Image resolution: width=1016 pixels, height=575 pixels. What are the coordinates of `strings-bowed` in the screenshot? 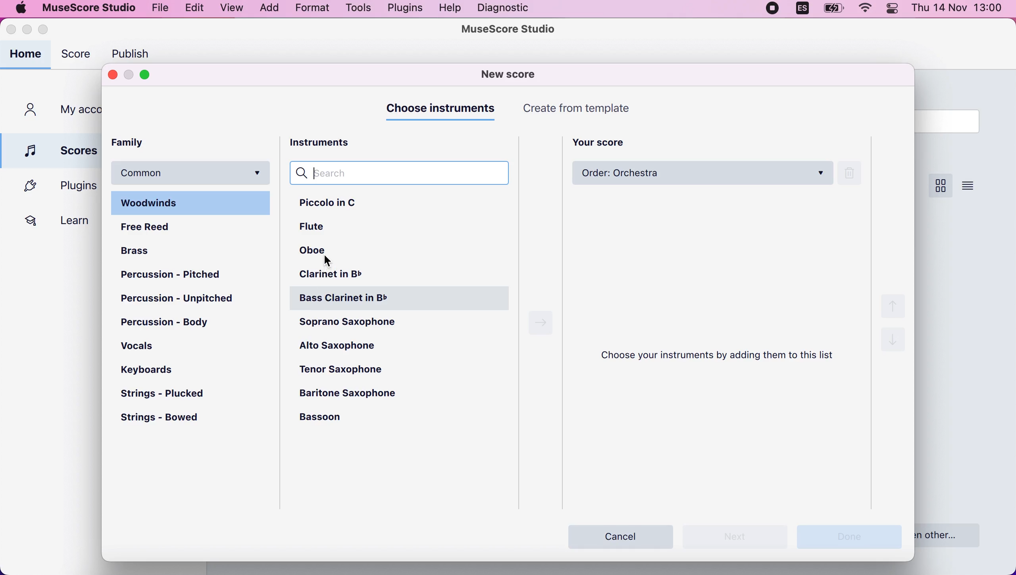 It's located at (165, 420).